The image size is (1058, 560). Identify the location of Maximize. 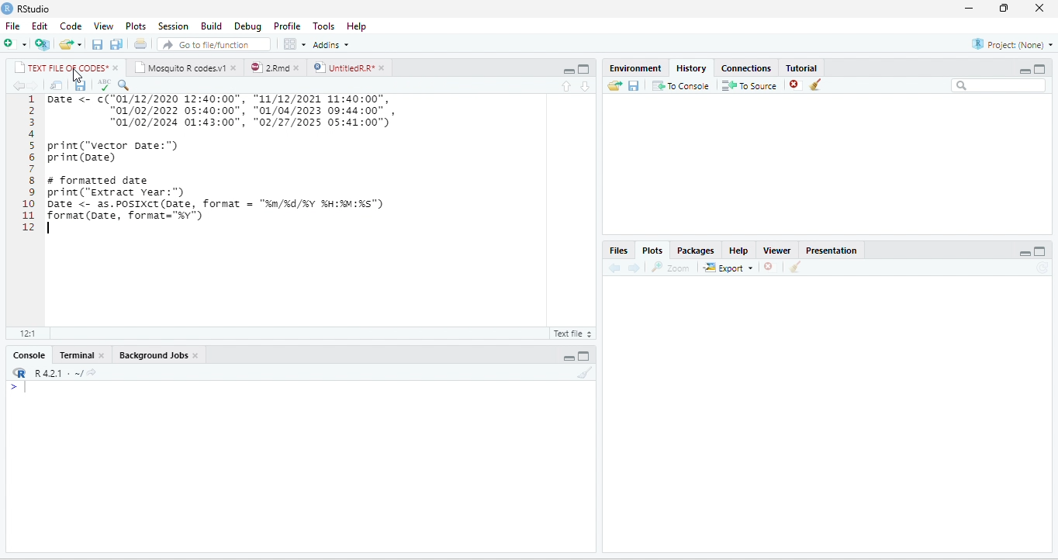
(1039, 69).